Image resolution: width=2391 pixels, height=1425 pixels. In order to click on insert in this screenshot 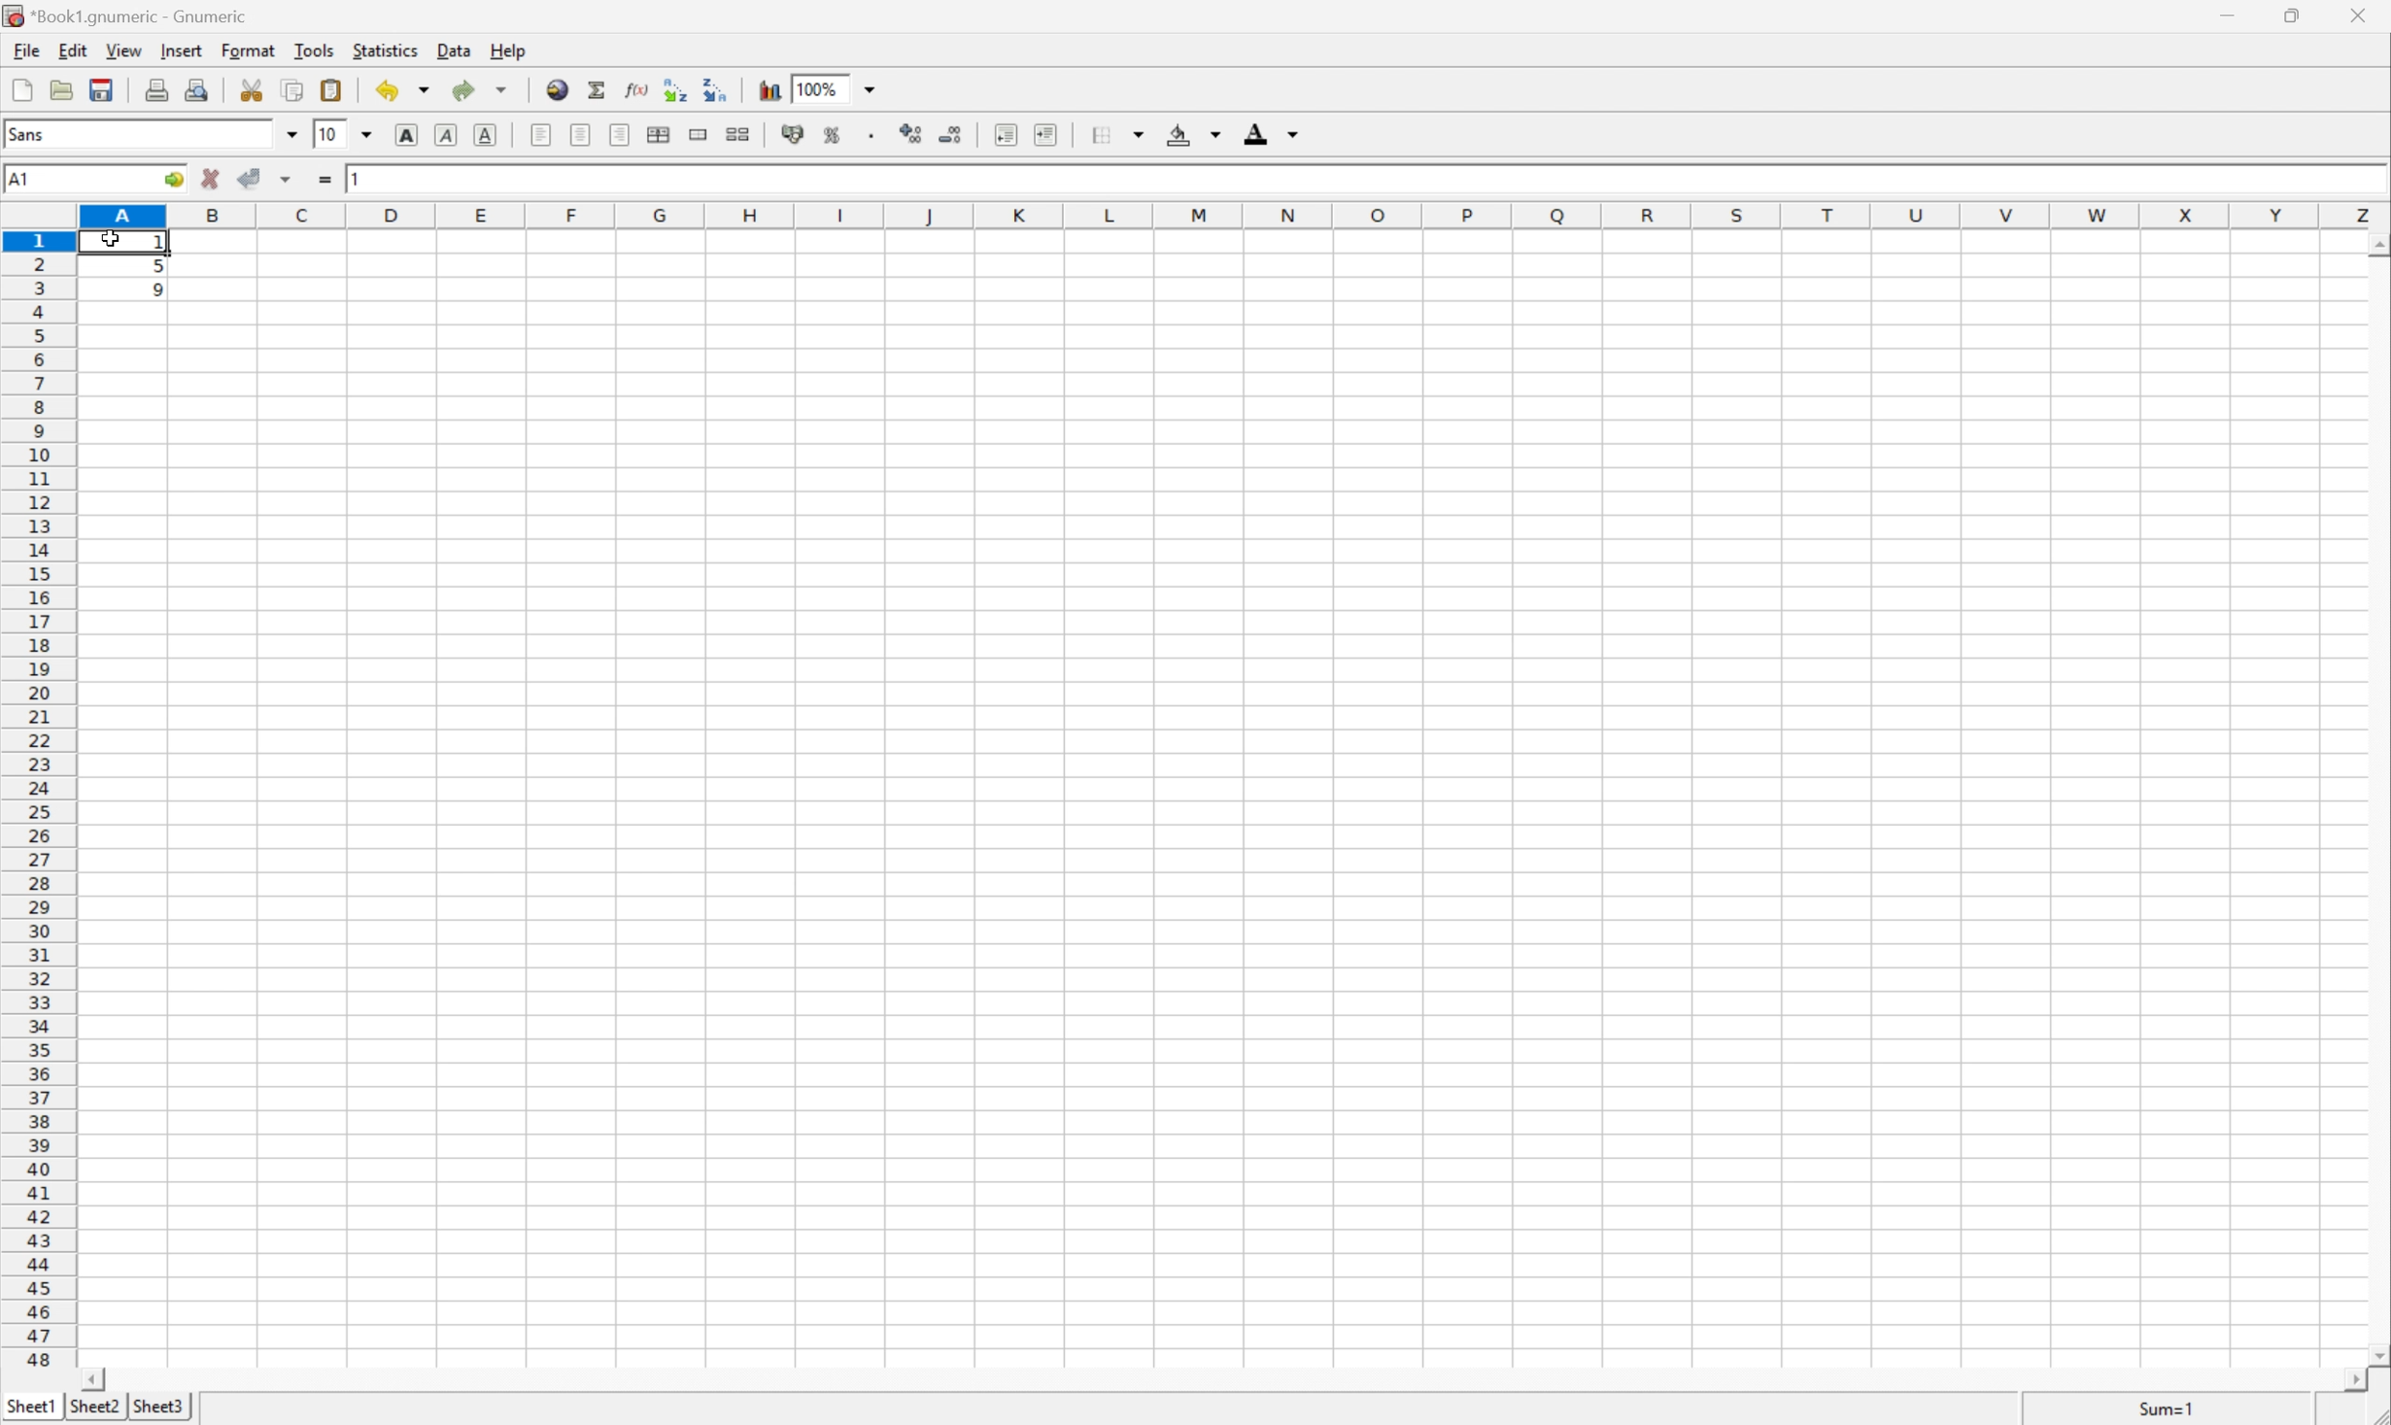, I will do `click(180, 48)`.